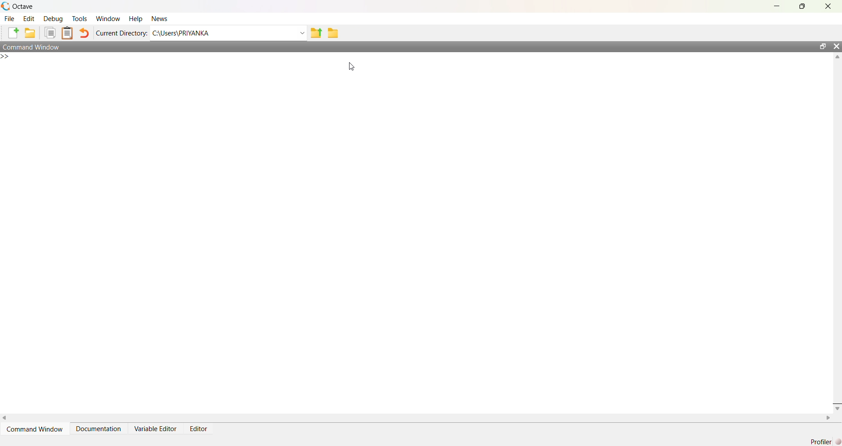 This screenshot has width=842, height=446. What do you see at coordinates (84, 34) in the screenshot?
I see `revert` at bounding box center [84, 34].